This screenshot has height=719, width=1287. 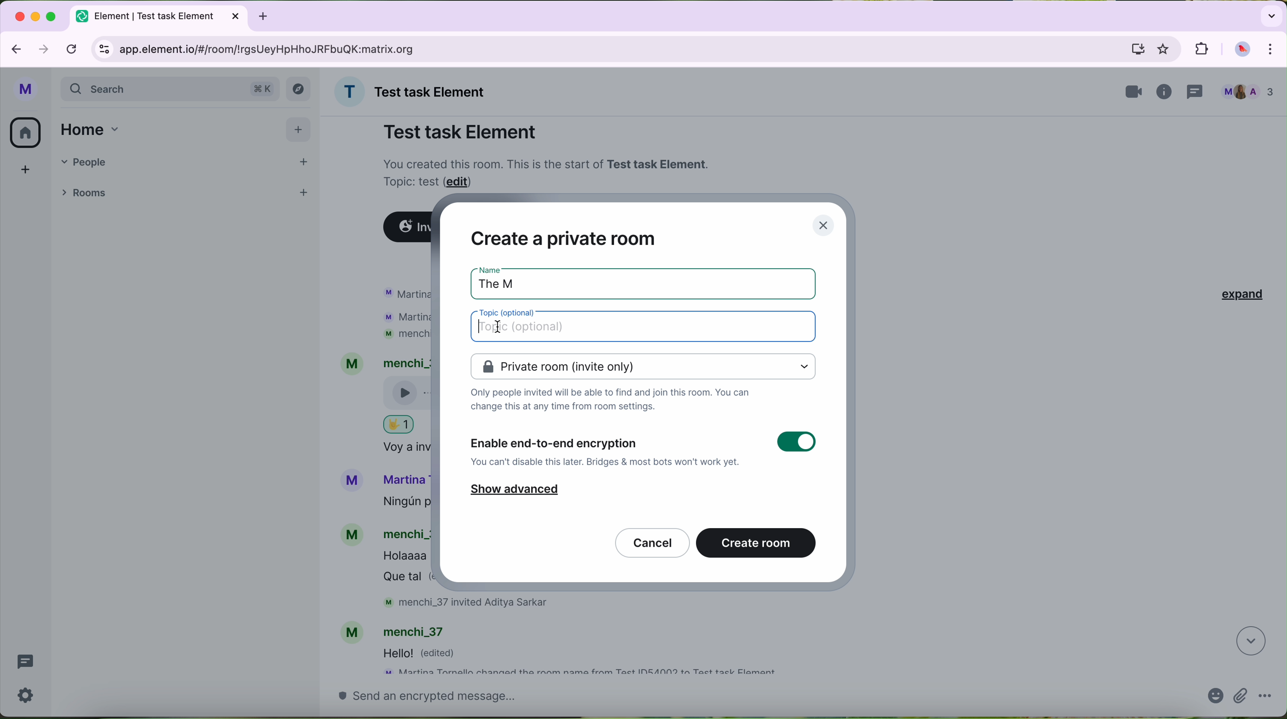 I want to click on note, so click(x=549, y=171).